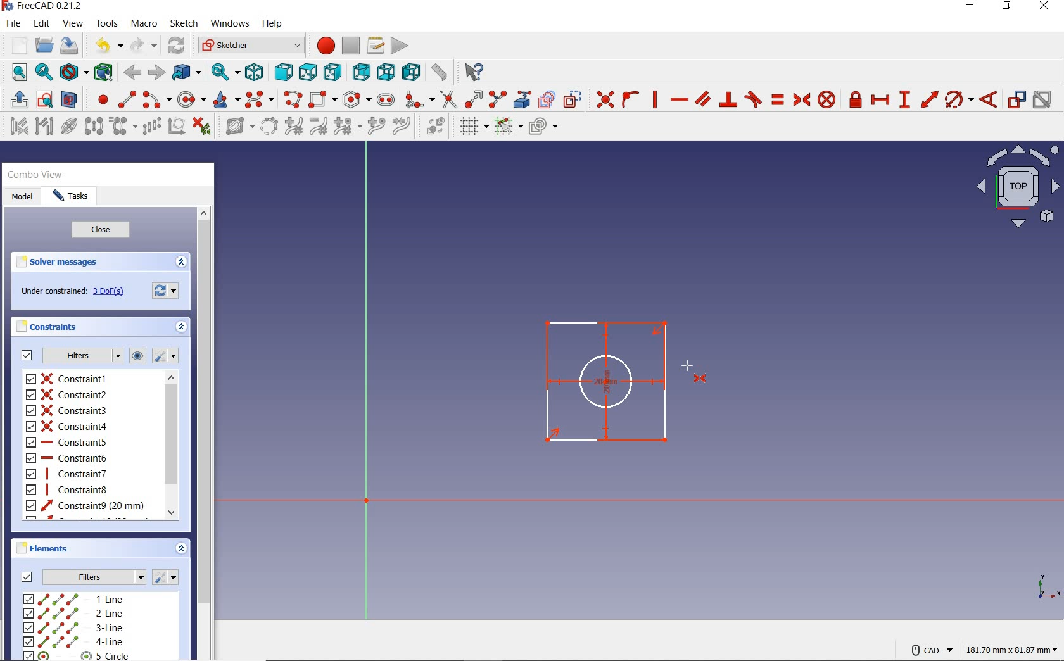 The width and height of the screenshot is (1064, 661). What do you see at coordinates (419, 99) in the screenshot?
I see `create fillet` at bounding box center [419, 99].